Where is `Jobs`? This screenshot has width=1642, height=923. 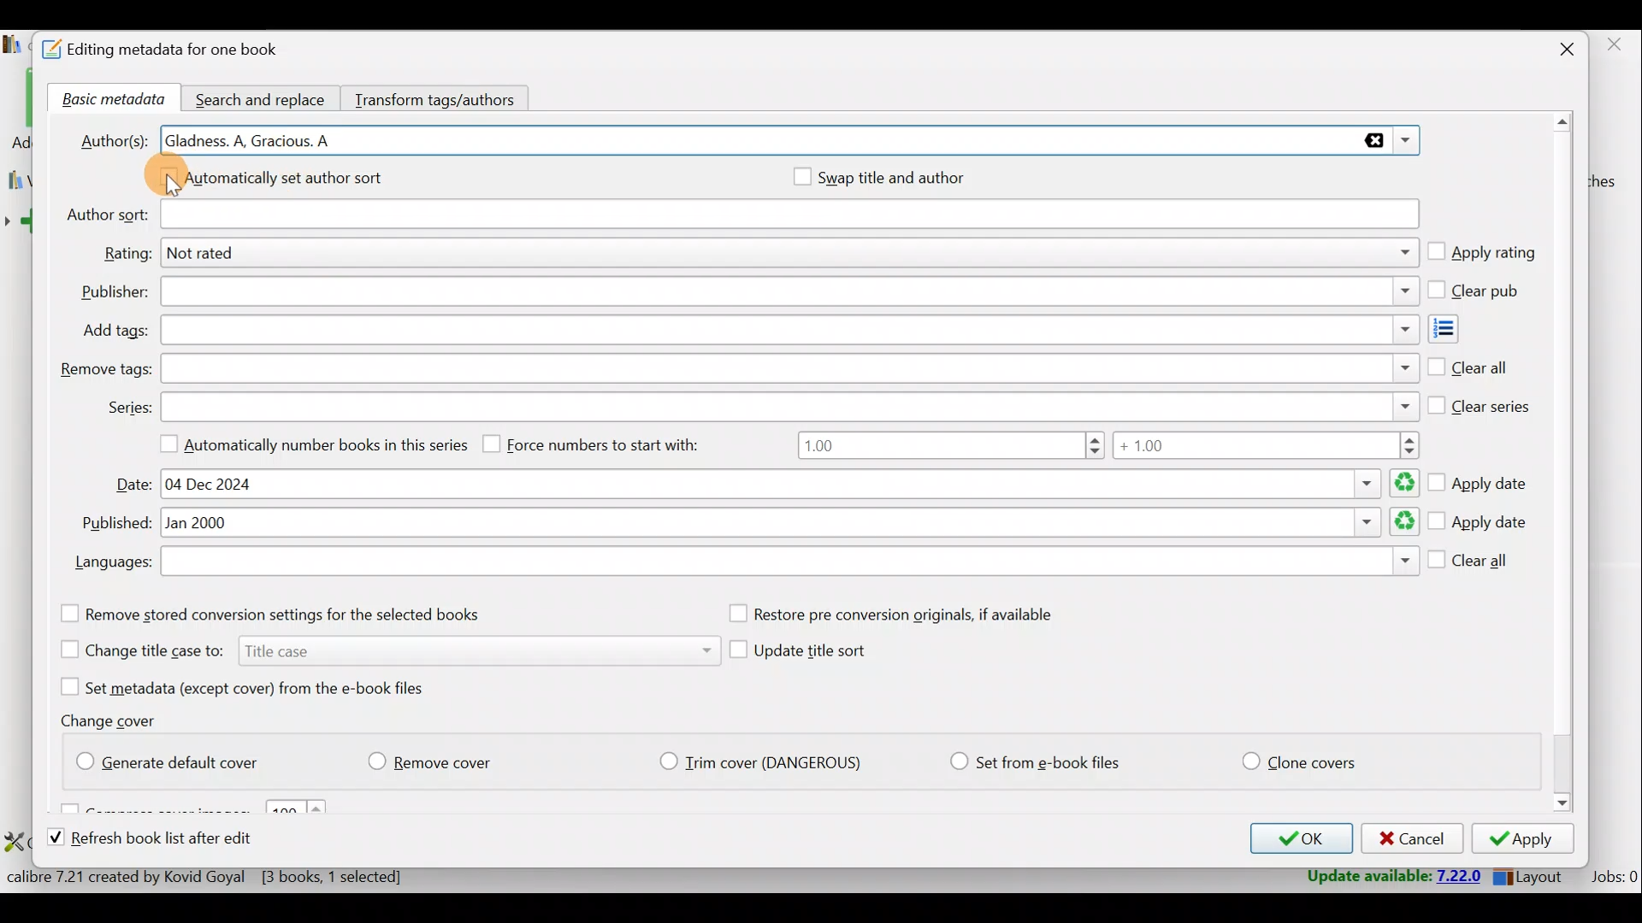 Jobs is located at coordinates (1613, 876).